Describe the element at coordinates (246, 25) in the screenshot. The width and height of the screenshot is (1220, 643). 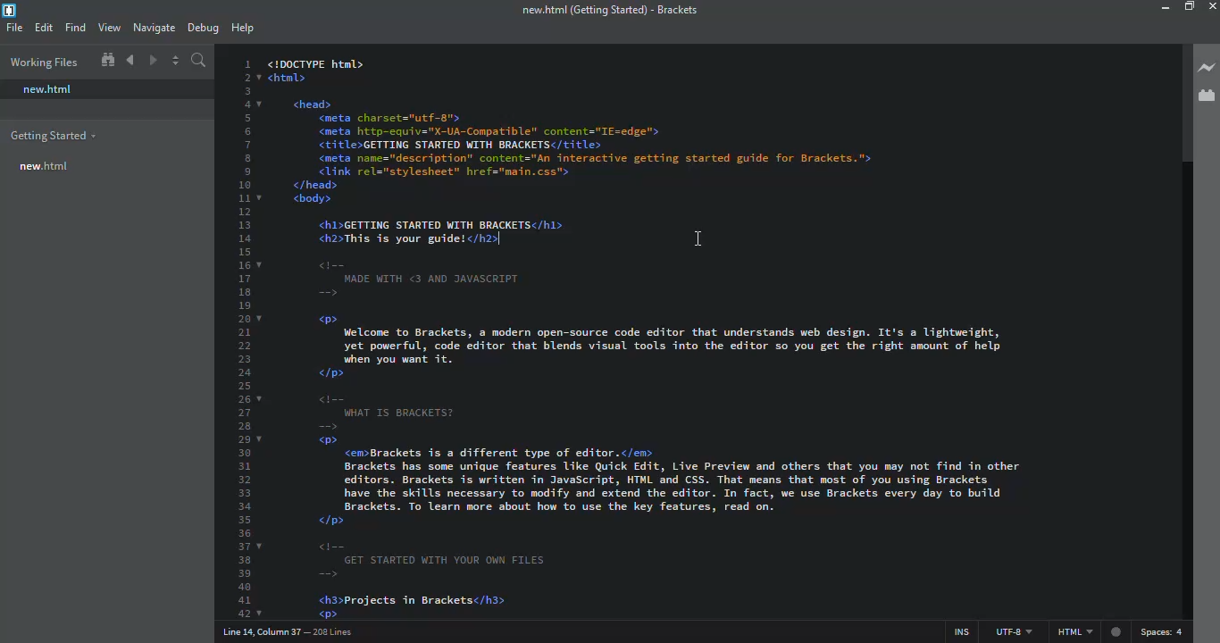
I see `help` at that location.